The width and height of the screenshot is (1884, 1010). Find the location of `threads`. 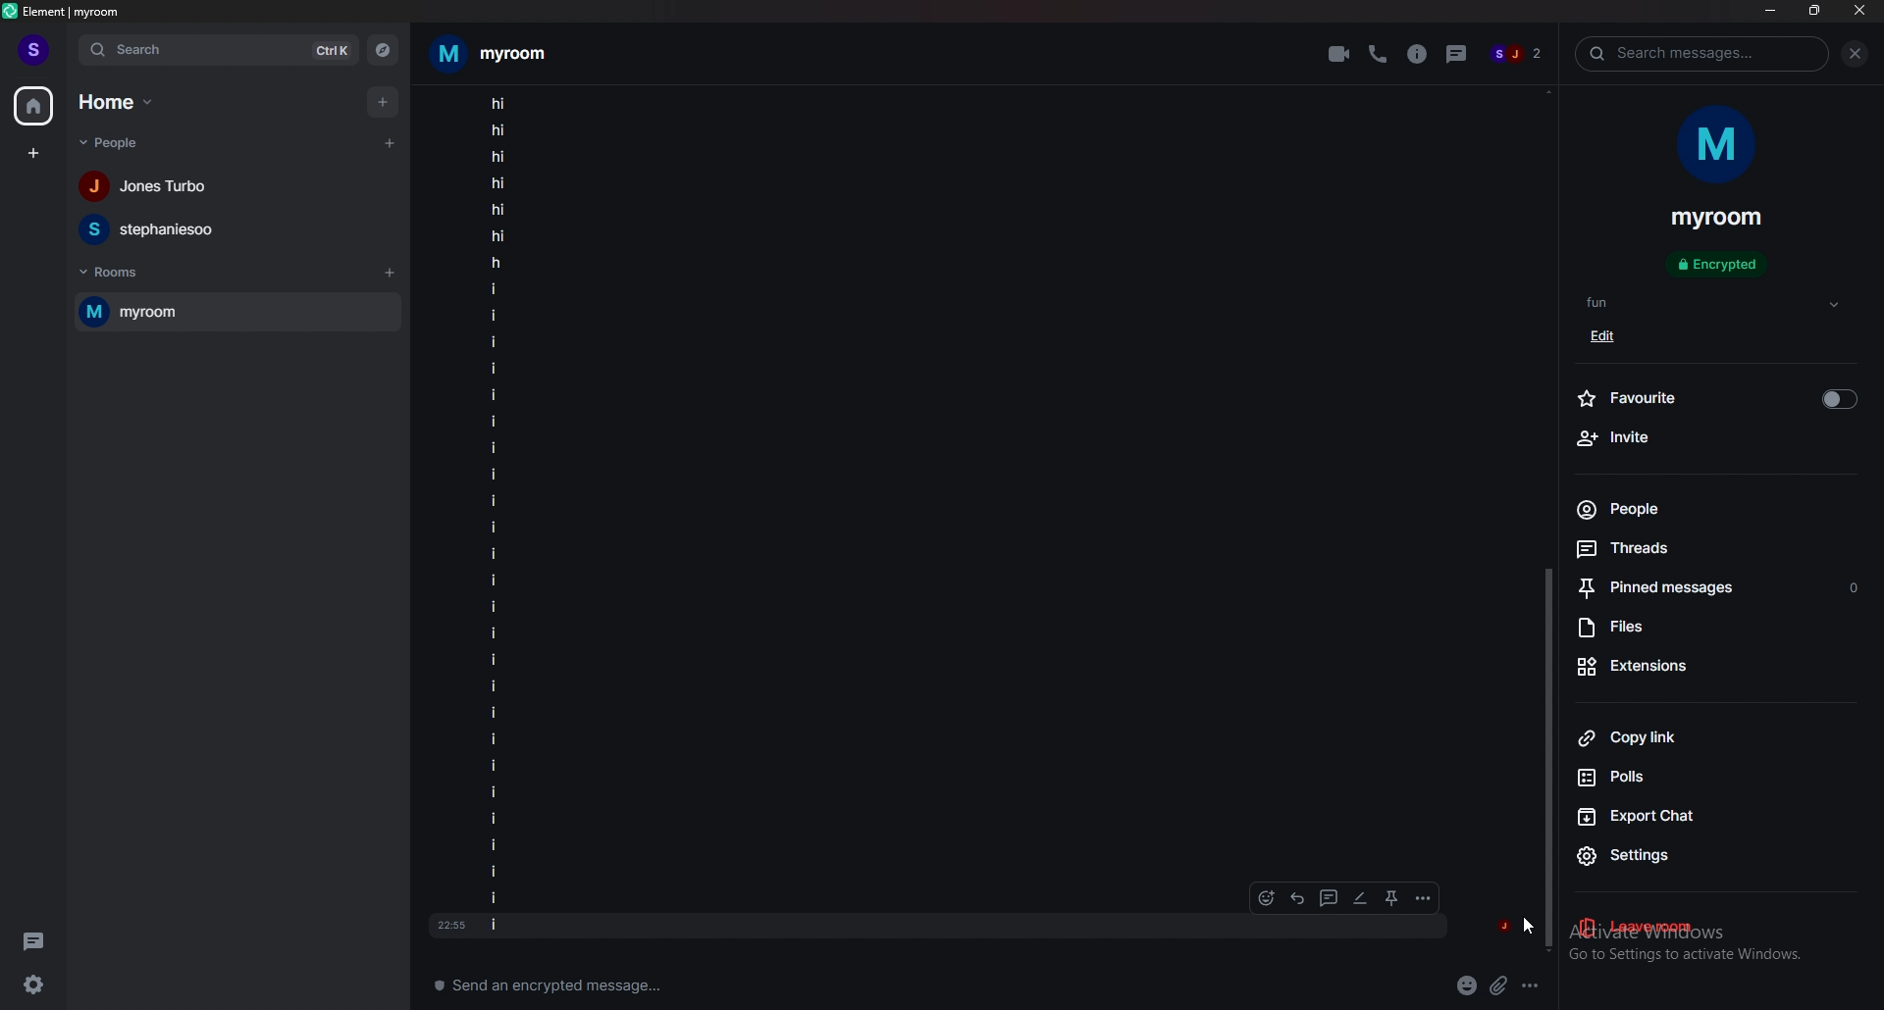

threads is located at coordinates (1459, 53).